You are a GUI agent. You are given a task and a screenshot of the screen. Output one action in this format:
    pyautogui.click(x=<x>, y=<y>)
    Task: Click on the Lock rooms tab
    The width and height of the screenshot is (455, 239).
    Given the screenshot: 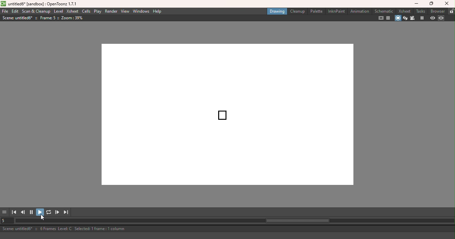 What is the action you would take?
    pyautogui.click(x=451, y=11)
    